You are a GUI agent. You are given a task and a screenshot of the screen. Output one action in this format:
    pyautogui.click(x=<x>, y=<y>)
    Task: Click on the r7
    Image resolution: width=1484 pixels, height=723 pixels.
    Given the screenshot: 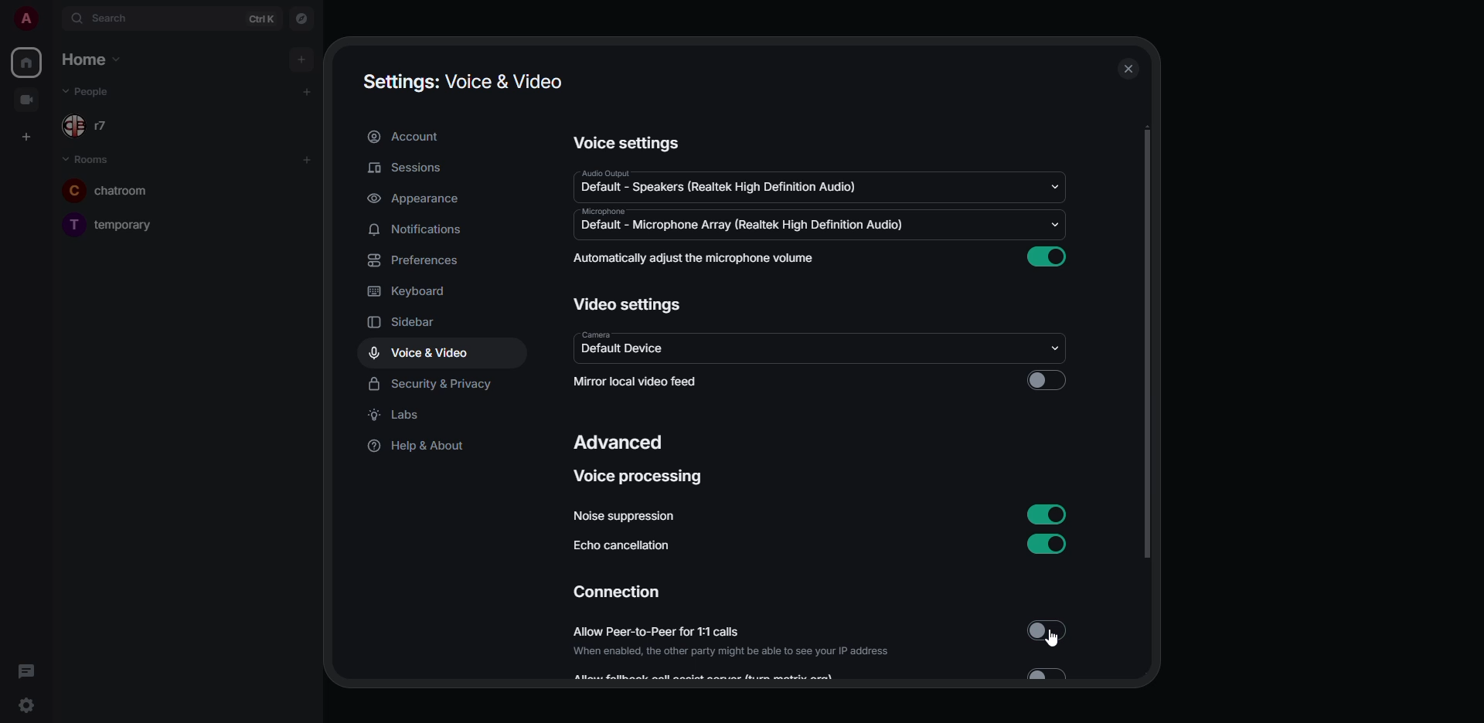 What is the action you would take?
    pyautogui.click(x=96, y=127)
    